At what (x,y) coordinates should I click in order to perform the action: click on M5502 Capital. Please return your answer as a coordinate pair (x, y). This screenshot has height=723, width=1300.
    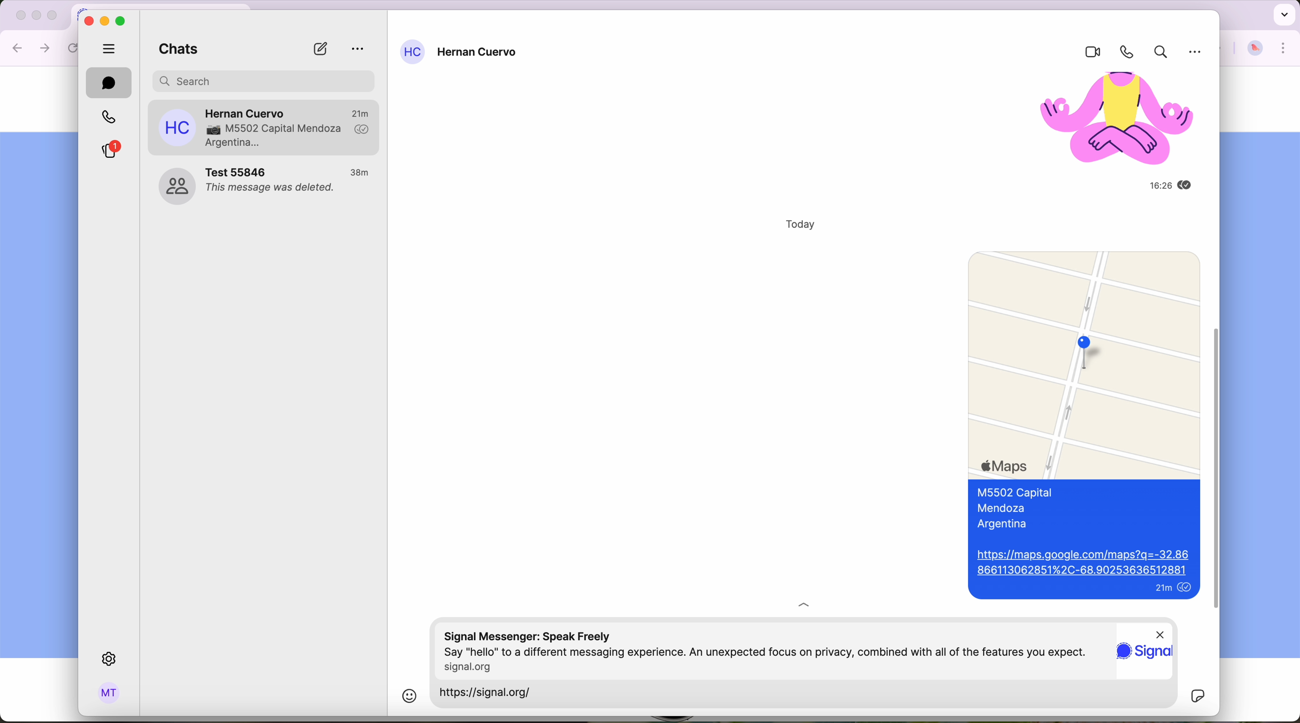
    Looking at the image, I should click on (1015, 493).